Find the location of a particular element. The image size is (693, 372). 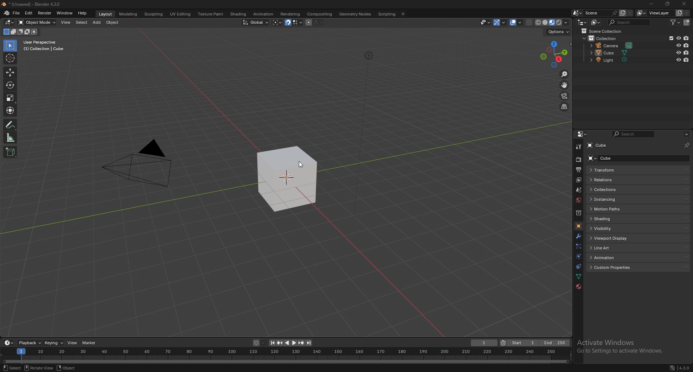

playback is located at coordinates (30, 343).